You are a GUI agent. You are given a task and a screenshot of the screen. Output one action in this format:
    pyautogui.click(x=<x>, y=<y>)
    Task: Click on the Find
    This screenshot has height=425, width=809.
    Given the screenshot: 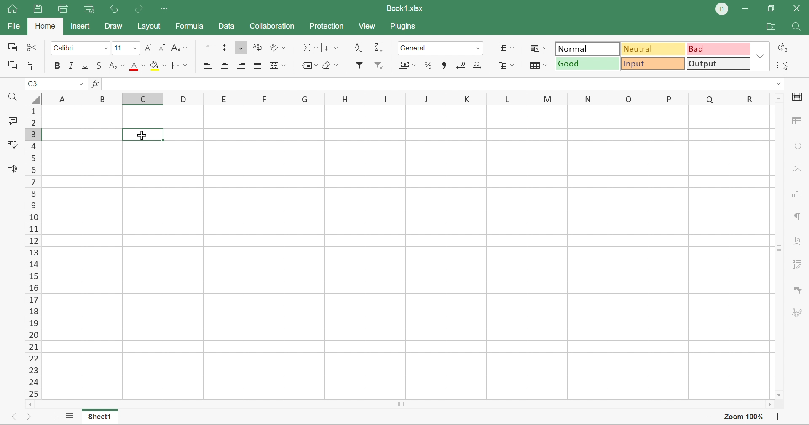 What is the action you would take?
    pyautogui.click(x=11, y=98)
    